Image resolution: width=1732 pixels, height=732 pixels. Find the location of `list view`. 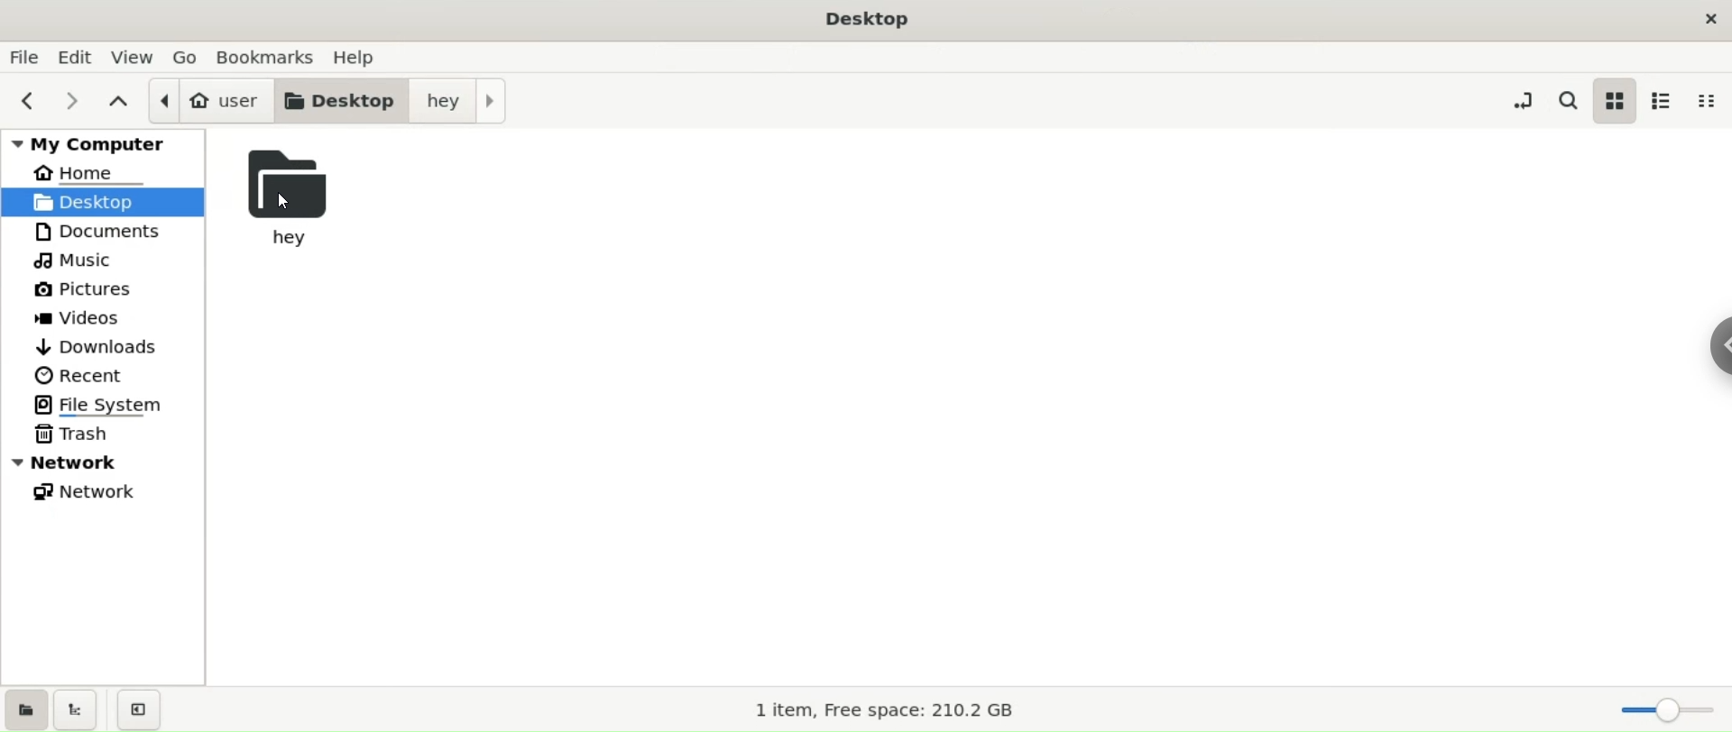

list view is located at coordinates (1663, 103).